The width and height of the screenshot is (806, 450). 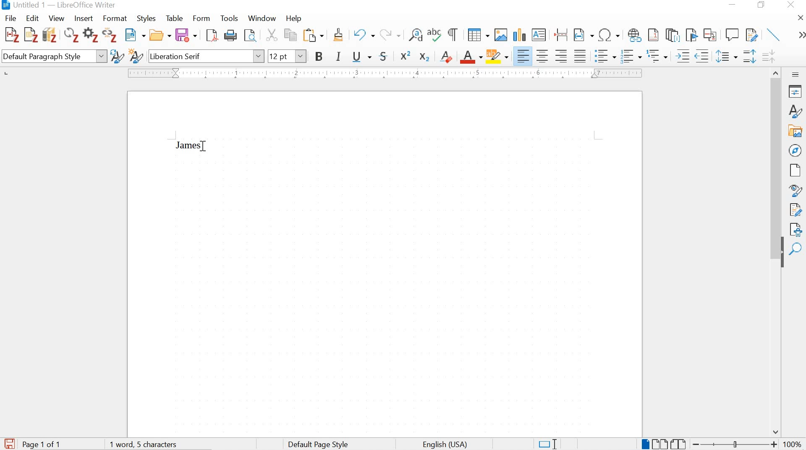 What do you see at coordinates (293, 18) in the screenshot?
I see `help` at bounding box center [293, 18].